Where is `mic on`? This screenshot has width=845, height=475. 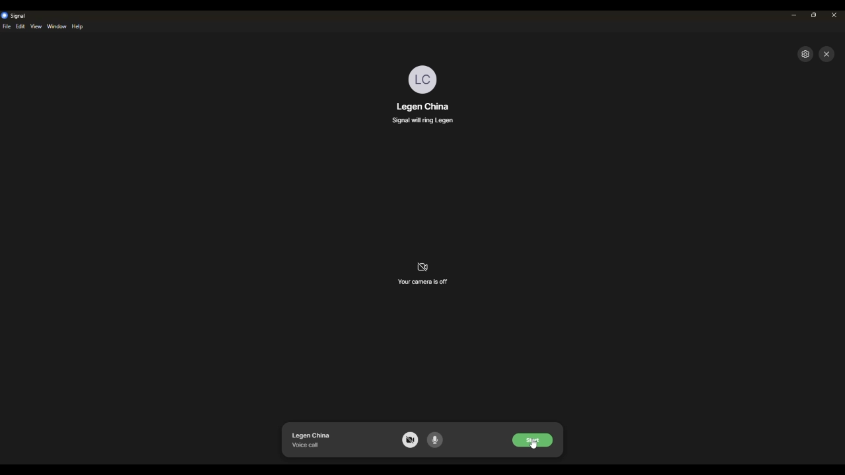
mic on is located at coordinates (437, 441).